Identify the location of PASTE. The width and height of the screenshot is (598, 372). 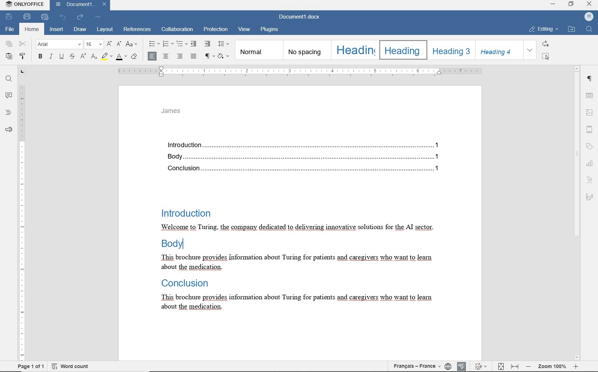
(9, 57).